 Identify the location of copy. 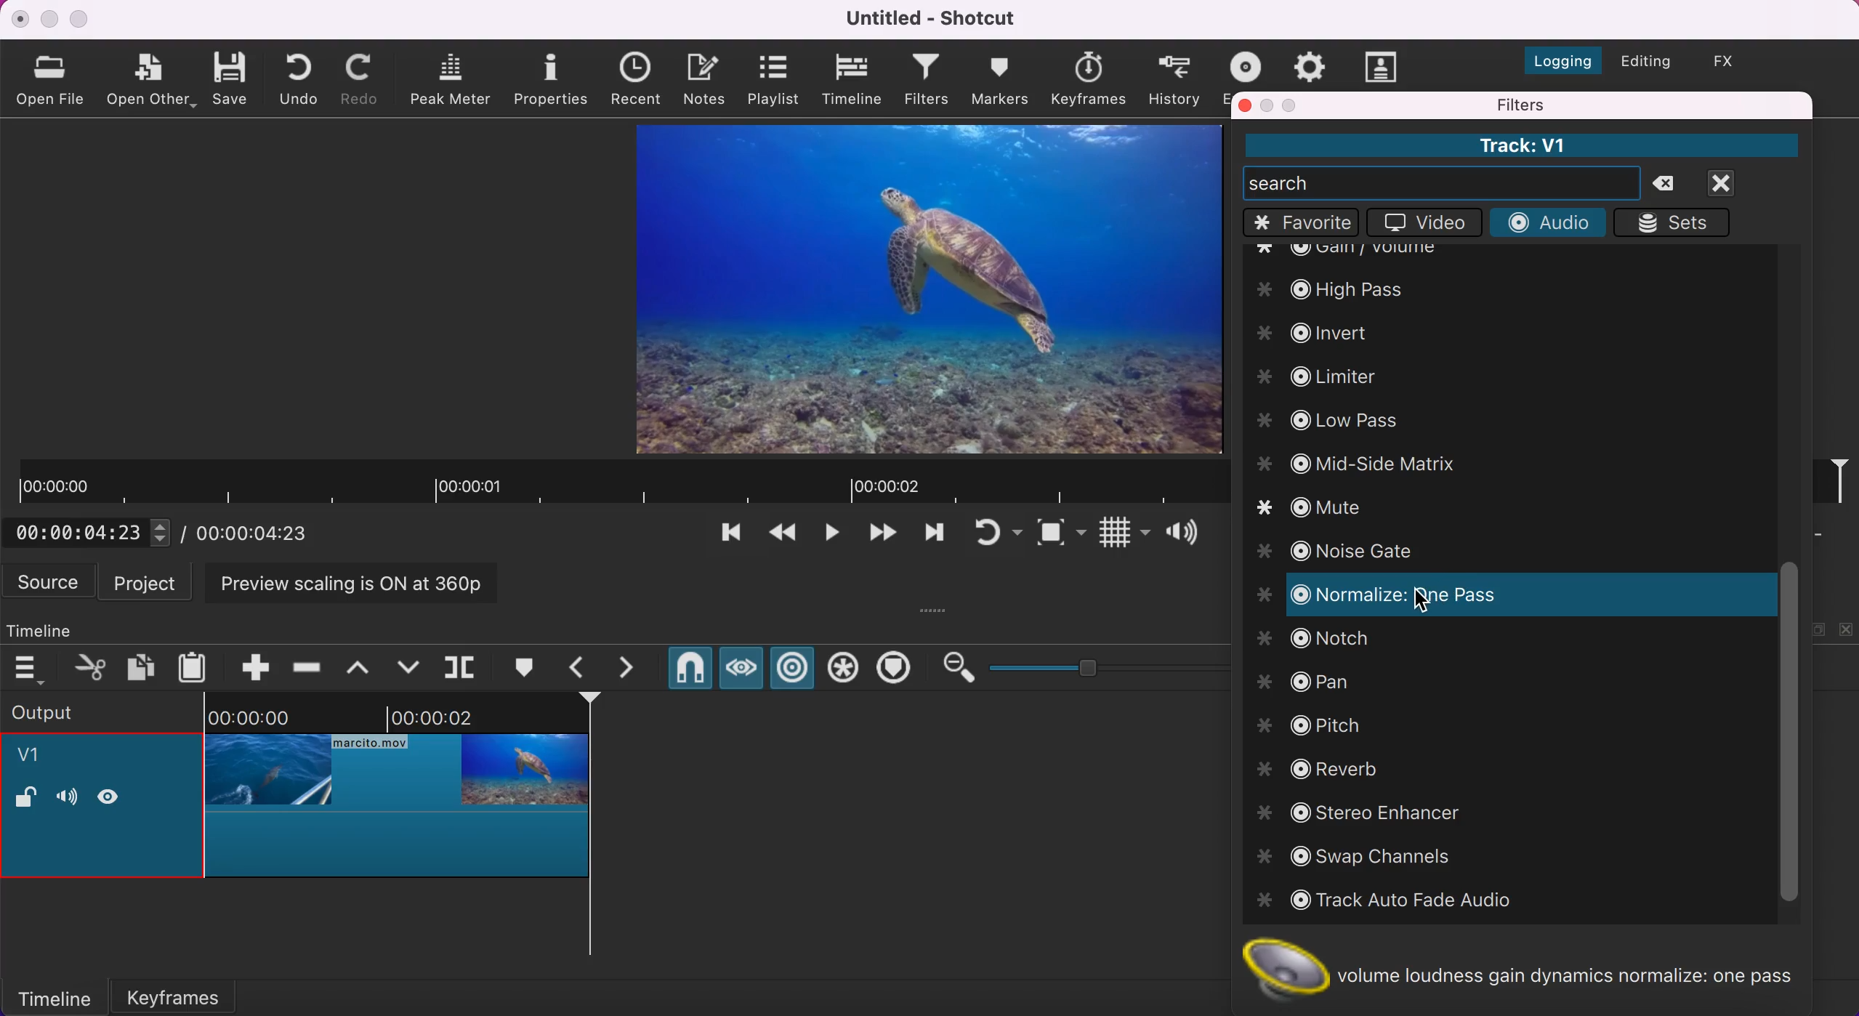
(143, 666).